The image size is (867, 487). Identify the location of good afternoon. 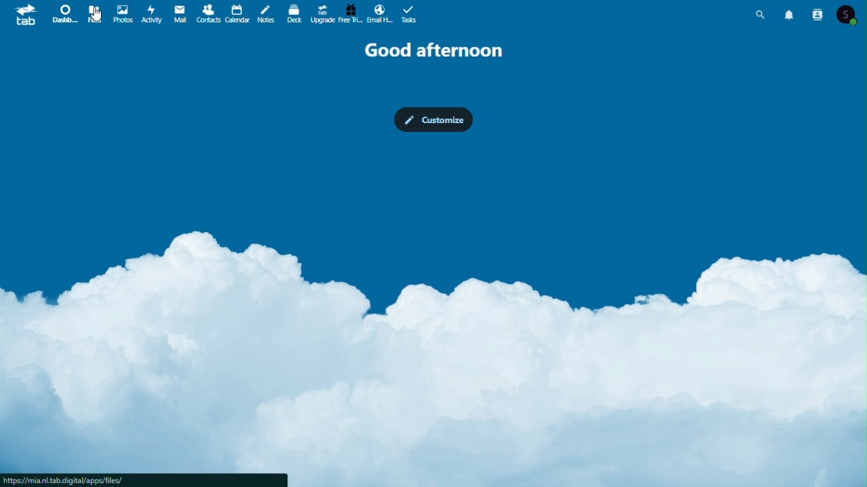
(439, 51).